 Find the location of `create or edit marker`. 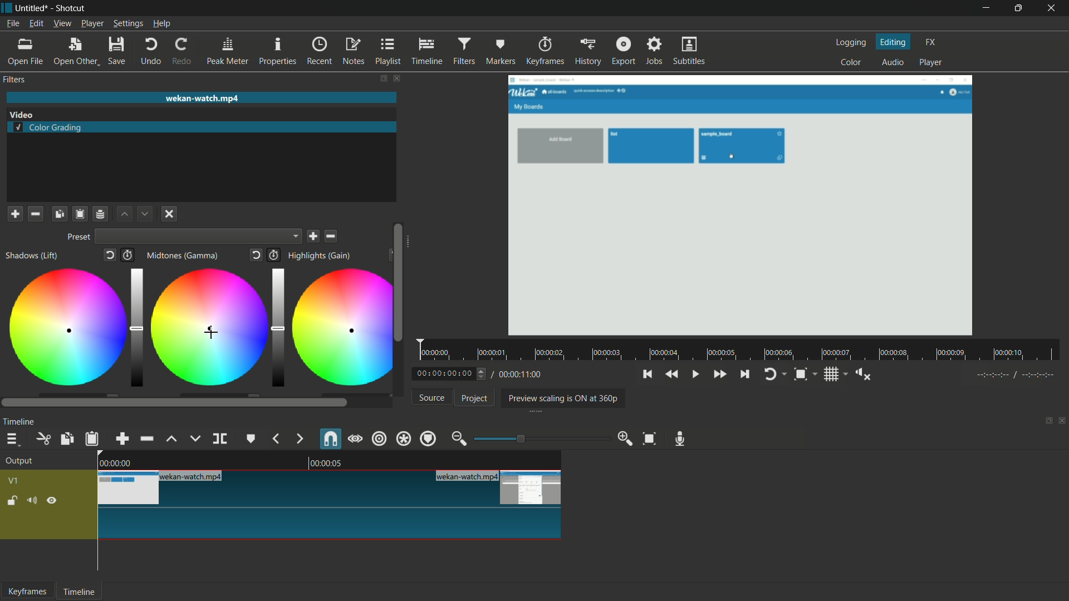

create or edit marker is located at coordinates (249, 439).